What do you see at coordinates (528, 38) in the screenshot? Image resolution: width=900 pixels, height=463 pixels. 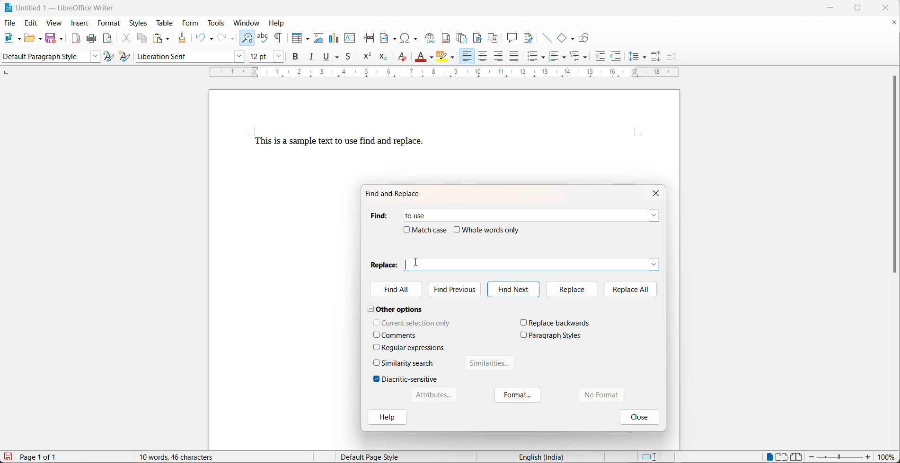 I see `show track changes functions` at bounding box center [528, 38].